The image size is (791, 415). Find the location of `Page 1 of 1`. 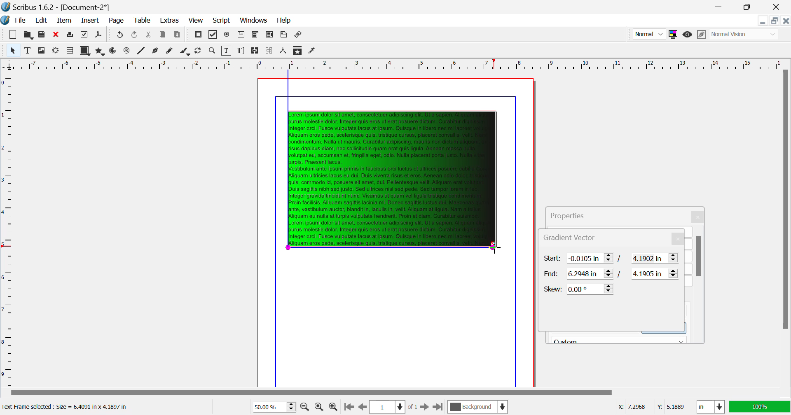

Page 1 of 1 is located at coordinates (393, 407).